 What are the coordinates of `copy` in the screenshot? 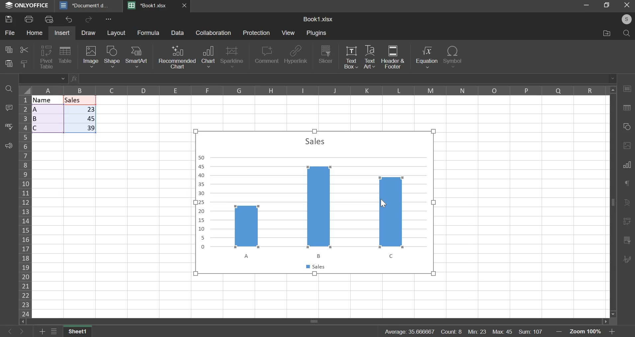 It's located at (8, 50).